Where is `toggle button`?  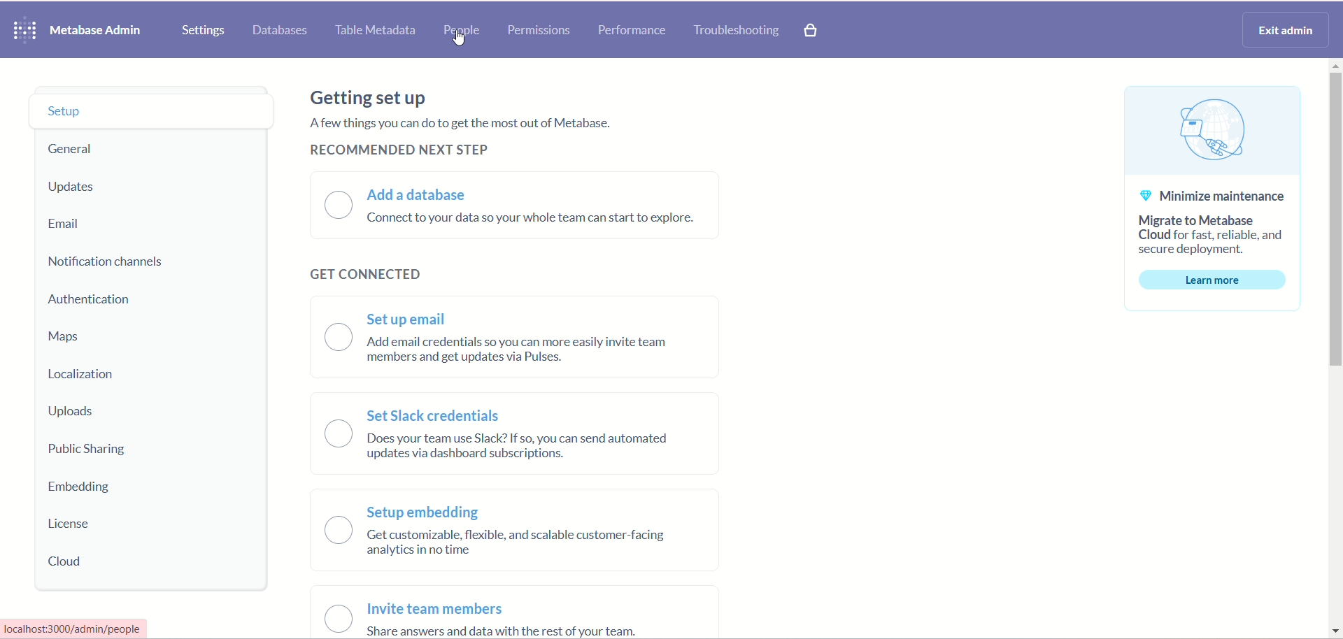 toggle button is located at coordinates (337, 478).